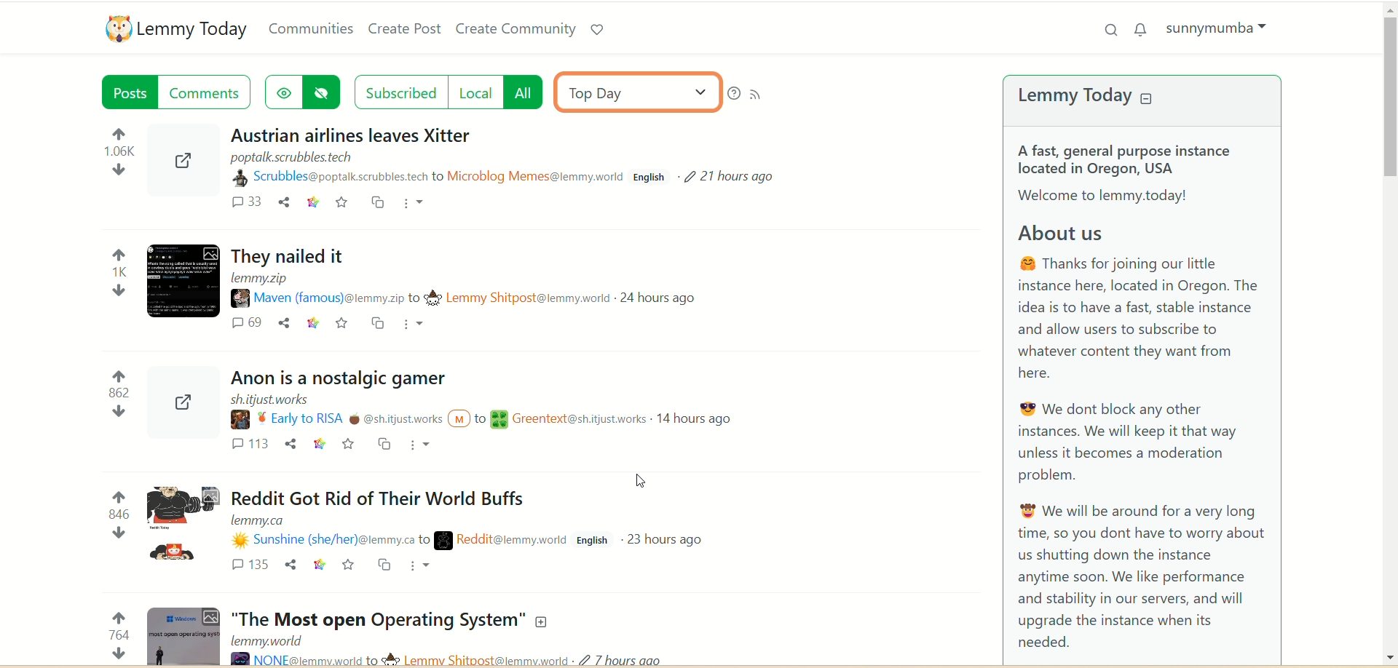 This screenshot has height=668, width=1398. Describe the element at coordinates (1389, 335) in the screenshot. I see `vertical scroll bar` at that location.